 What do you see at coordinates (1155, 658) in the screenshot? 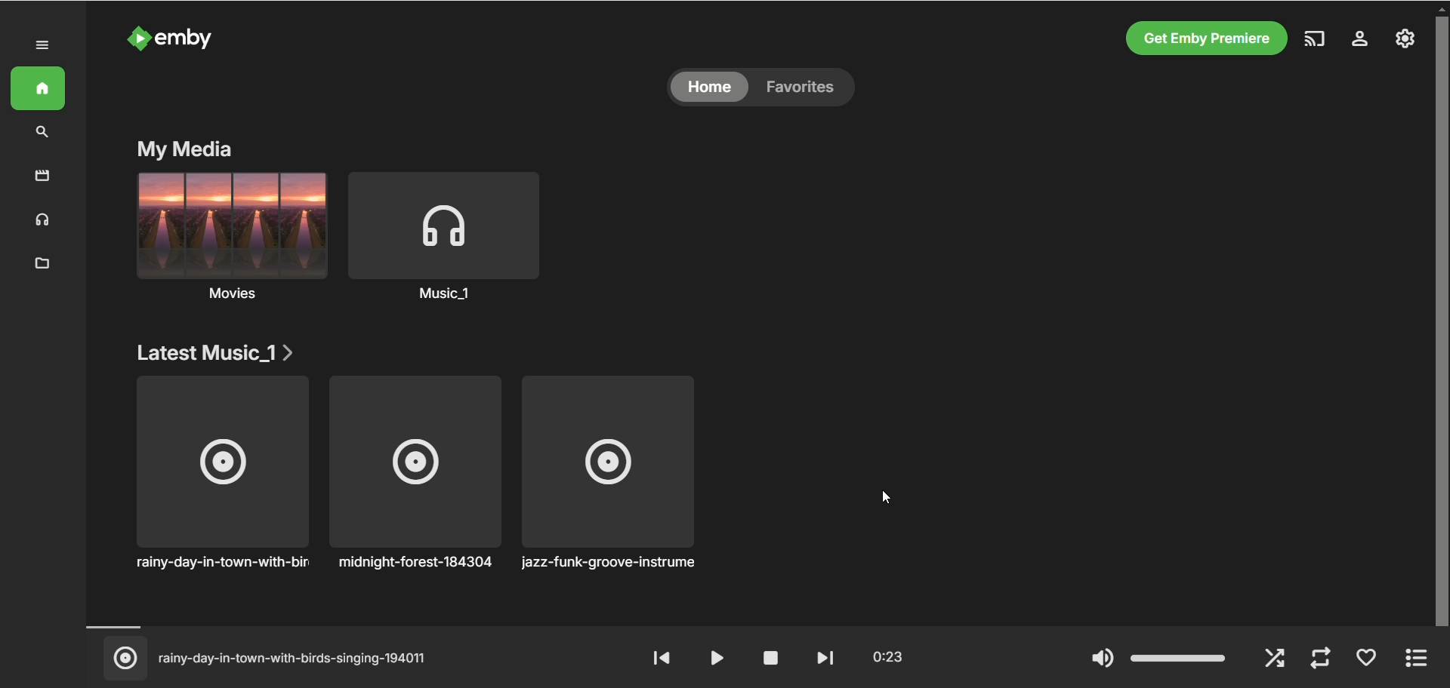
I see `volume` at bounding box center [1155, 658].